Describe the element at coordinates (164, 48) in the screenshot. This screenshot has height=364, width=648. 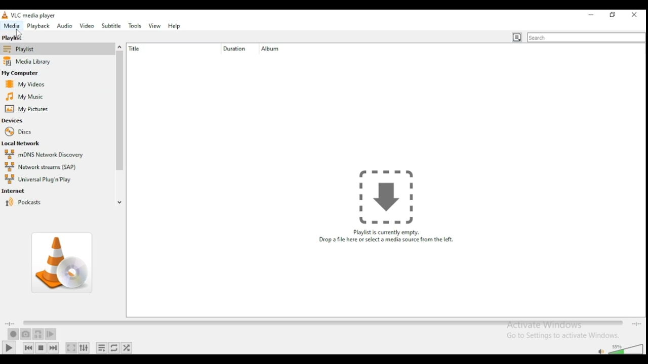
I see `title` at that location.